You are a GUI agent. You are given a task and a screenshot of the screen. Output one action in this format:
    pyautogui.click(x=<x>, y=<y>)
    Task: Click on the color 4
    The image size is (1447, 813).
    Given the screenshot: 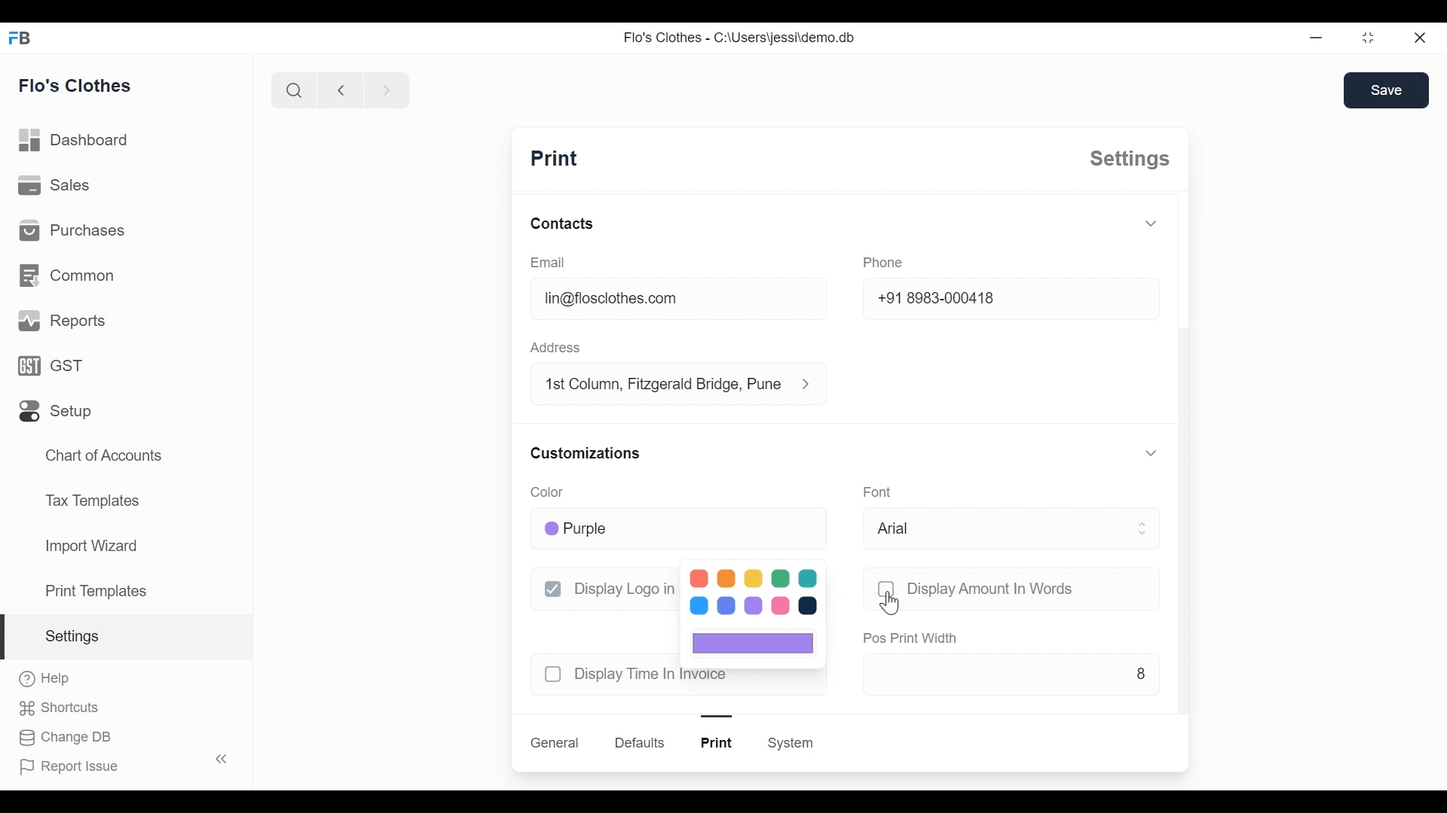 What is the action you would take?
    pyautogui.click(x=781, y=578)
    